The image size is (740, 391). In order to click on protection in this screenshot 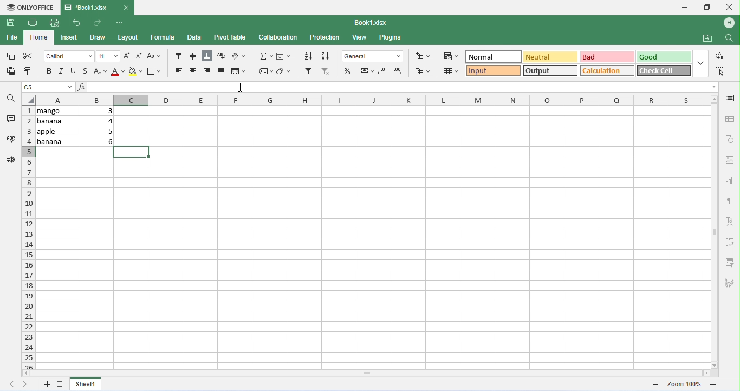, I will do `click(324, 37)`.